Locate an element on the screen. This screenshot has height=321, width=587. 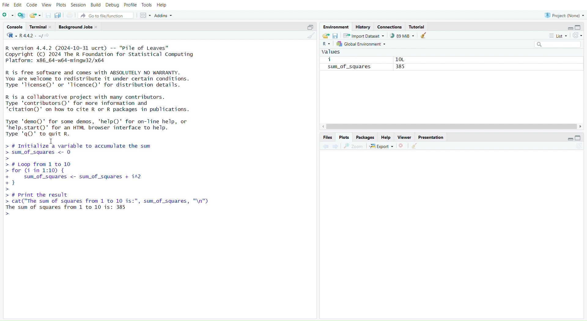
collapse is located at coordinates (580, 138).